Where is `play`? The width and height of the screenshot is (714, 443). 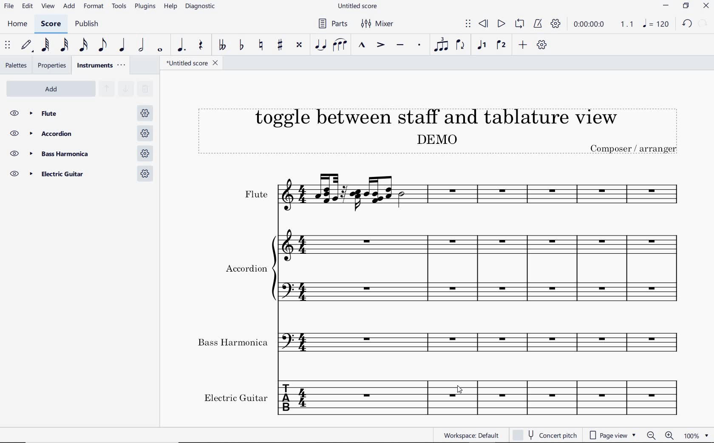 play is located at coordinates (501, 24).